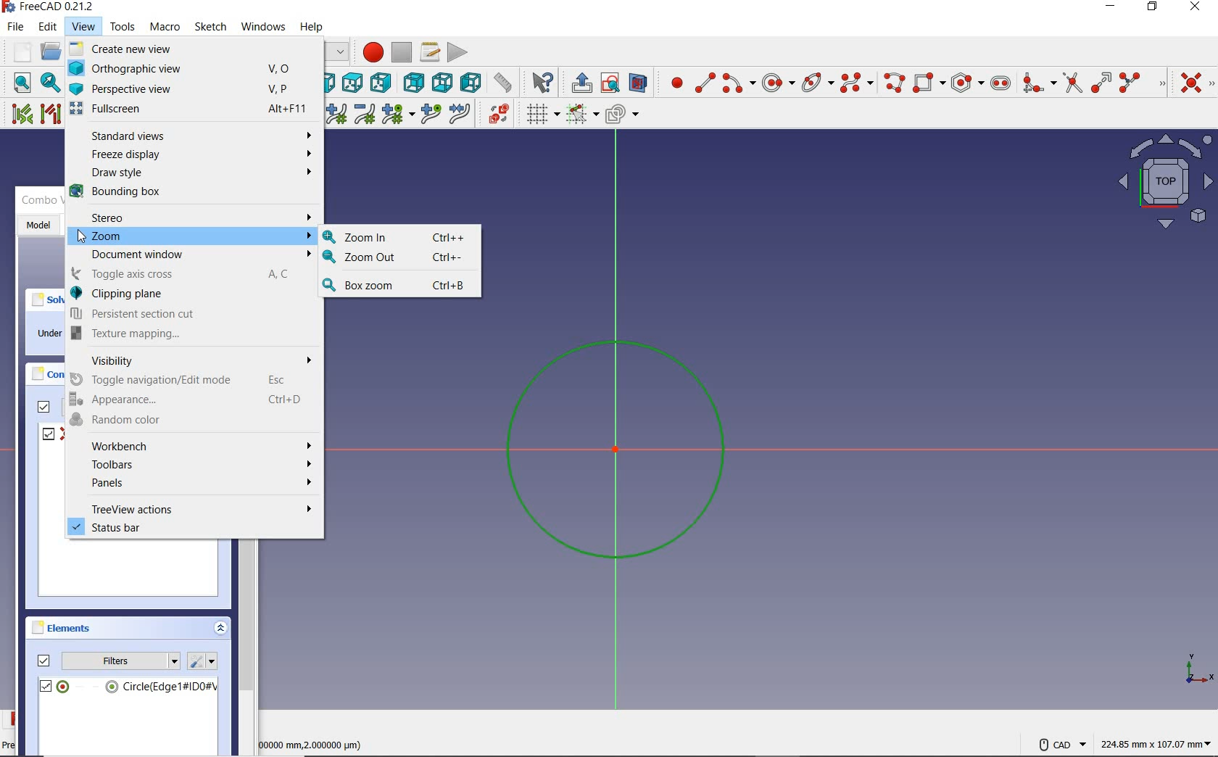 This screenshot has width=1218, height=757. What do you see at coordinates (38, 226) in the screenshot?
I see `model` at bounding box center [38, 226].